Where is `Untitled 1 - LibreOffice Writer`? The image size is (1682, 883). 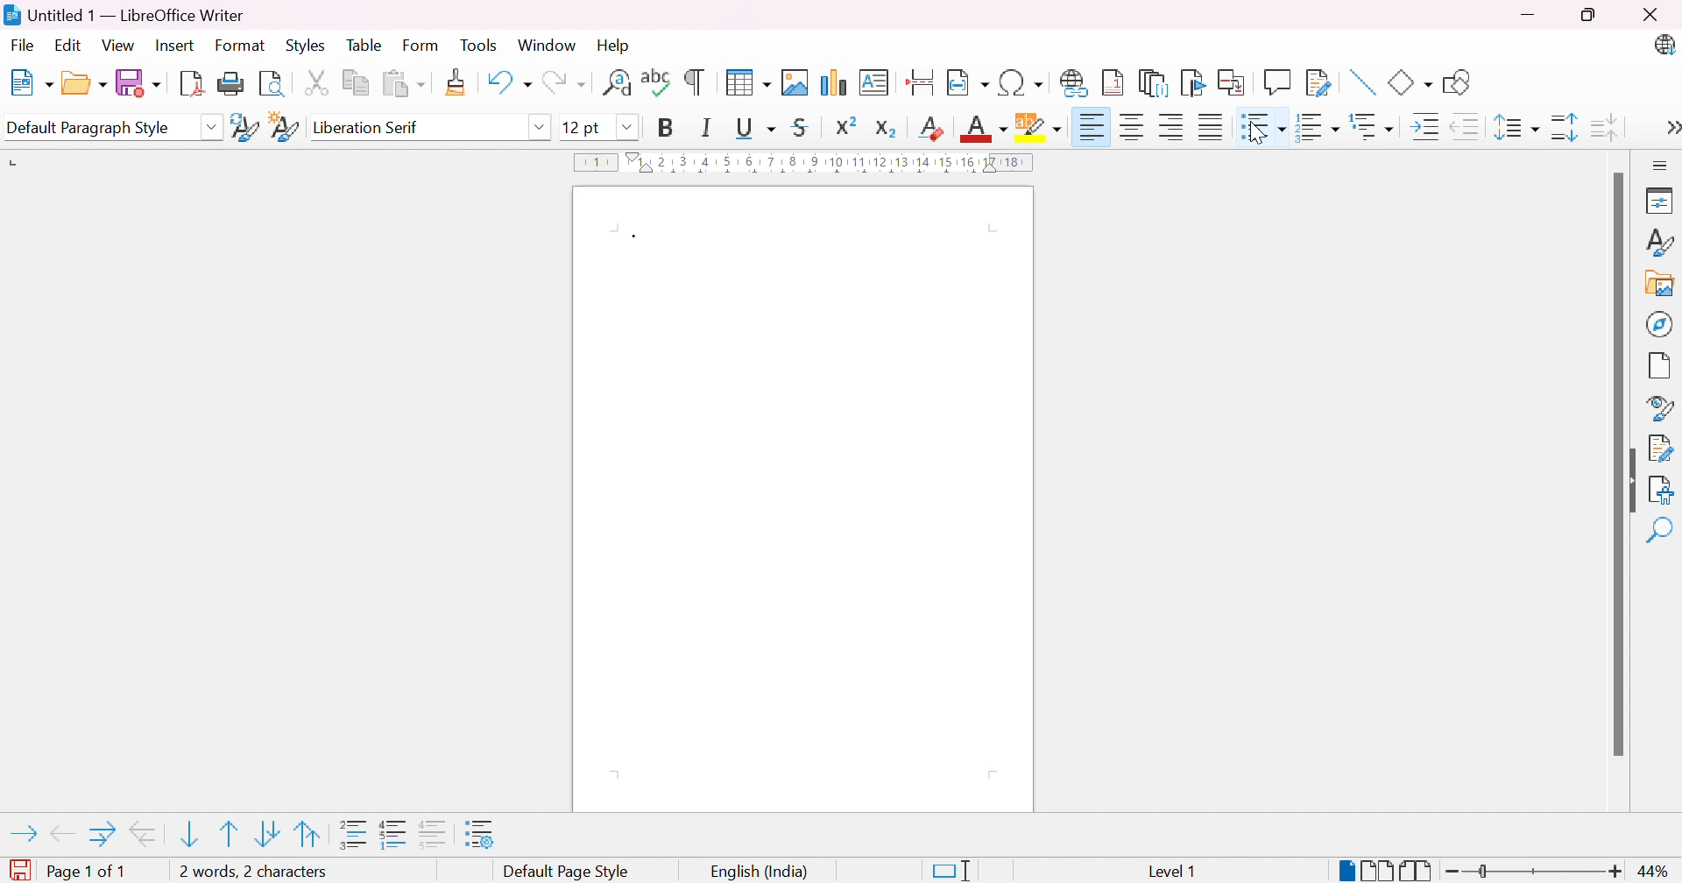 Untitled 1 - LibreOffice Writer is located at coordinates (124, 13).